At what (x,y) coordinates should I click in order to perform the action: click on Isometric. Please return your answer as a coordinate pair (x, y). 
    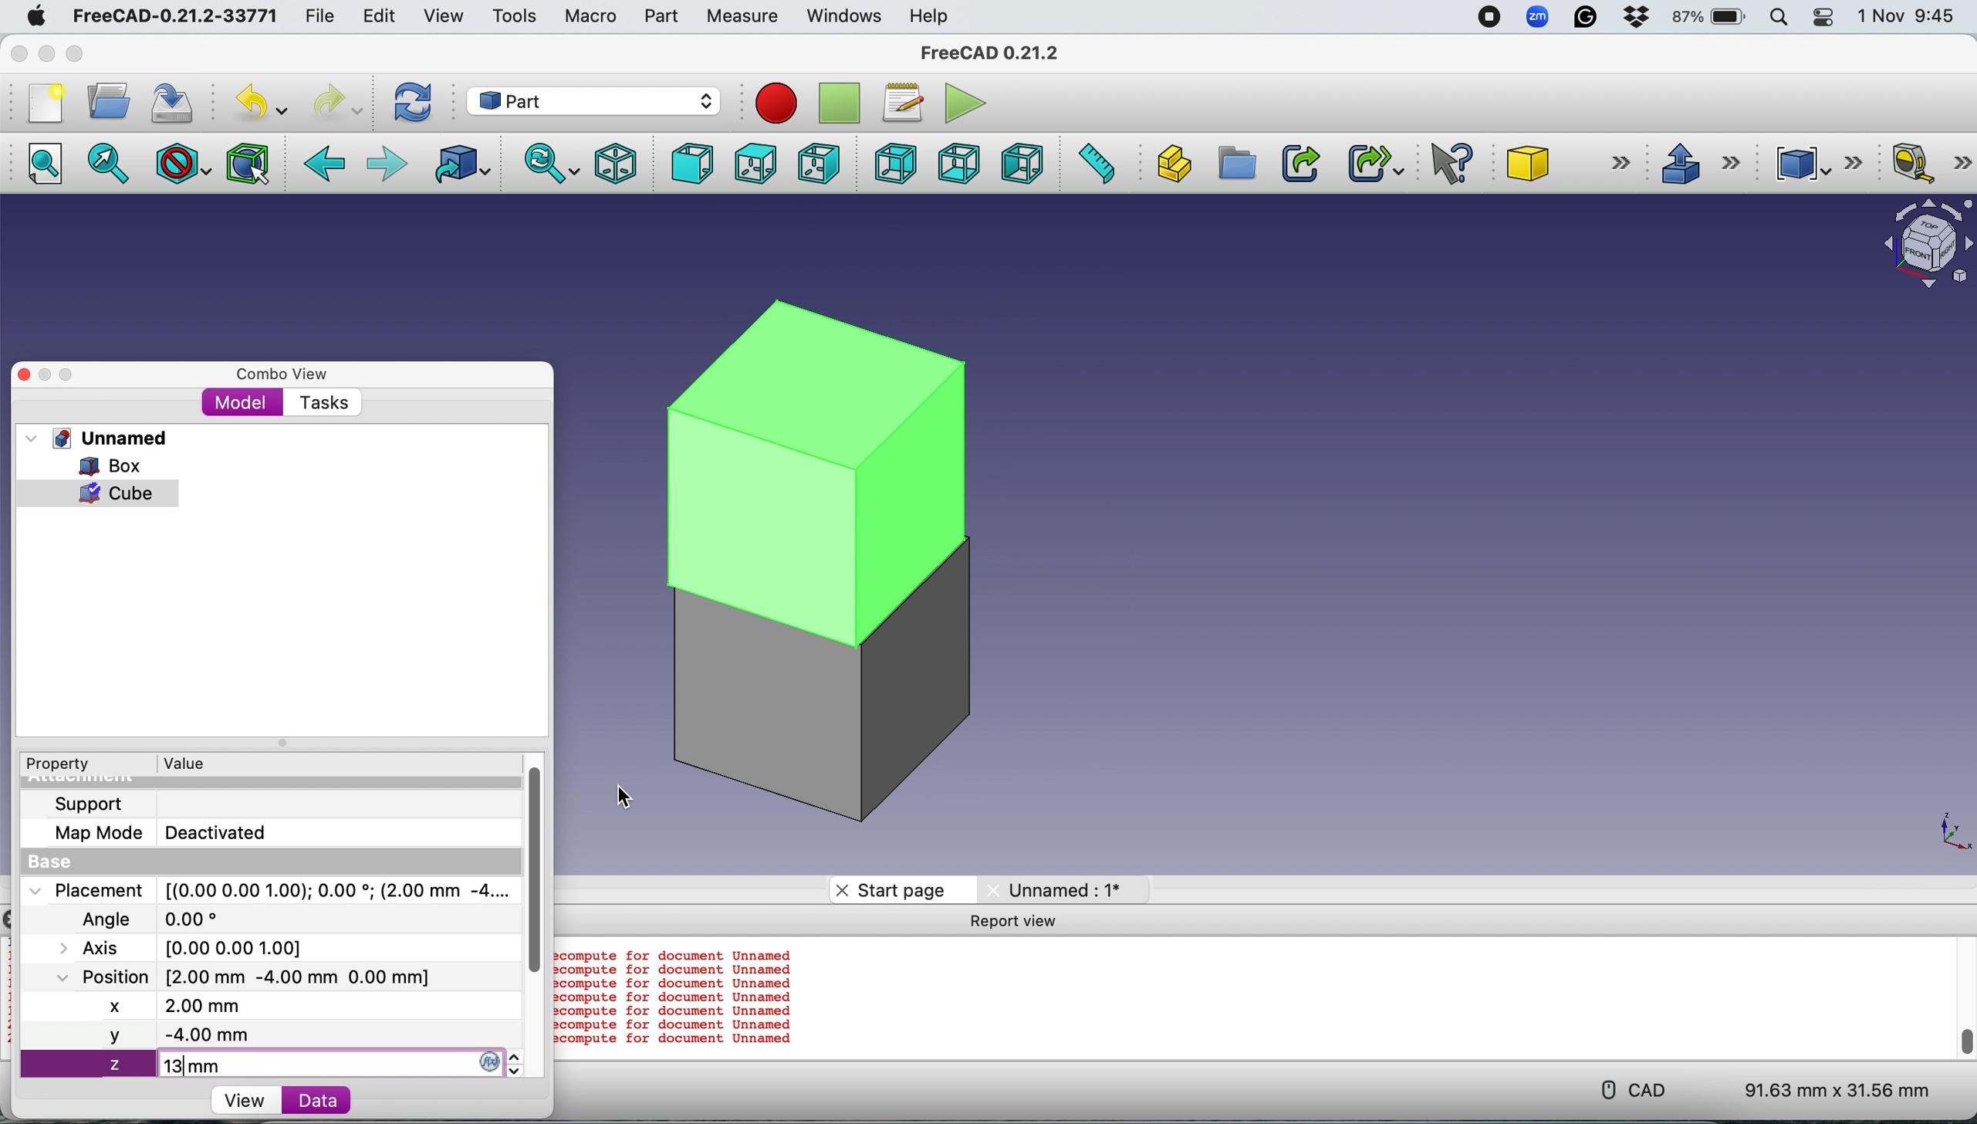
    Looking at the image, I should click on (616, 161).